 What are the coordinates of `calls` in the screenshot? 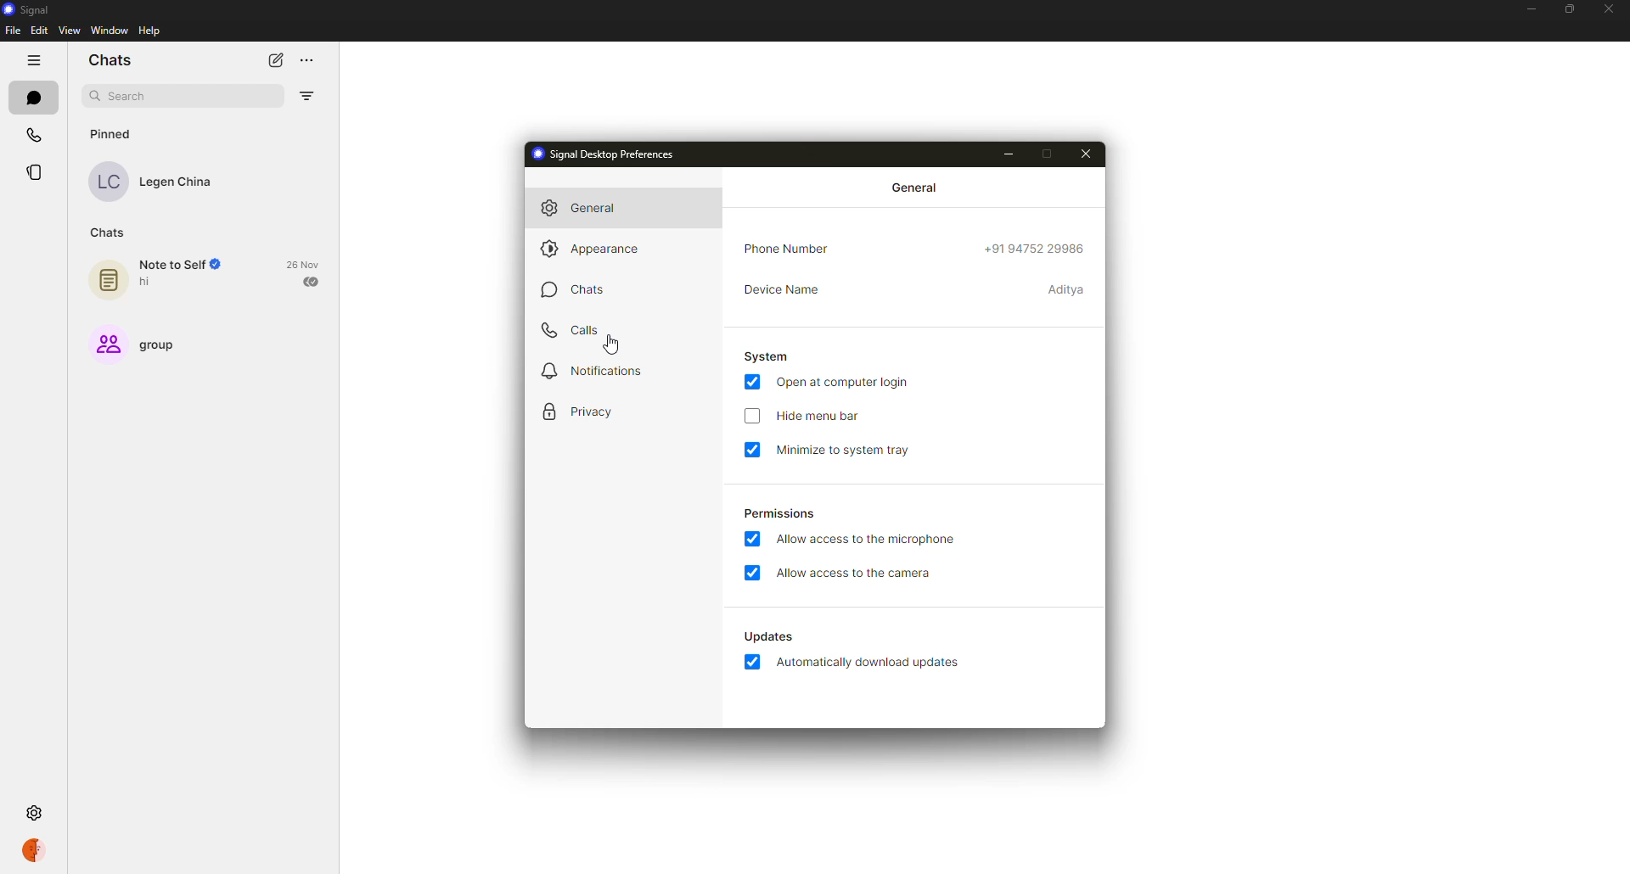 It's located at (33, 131).